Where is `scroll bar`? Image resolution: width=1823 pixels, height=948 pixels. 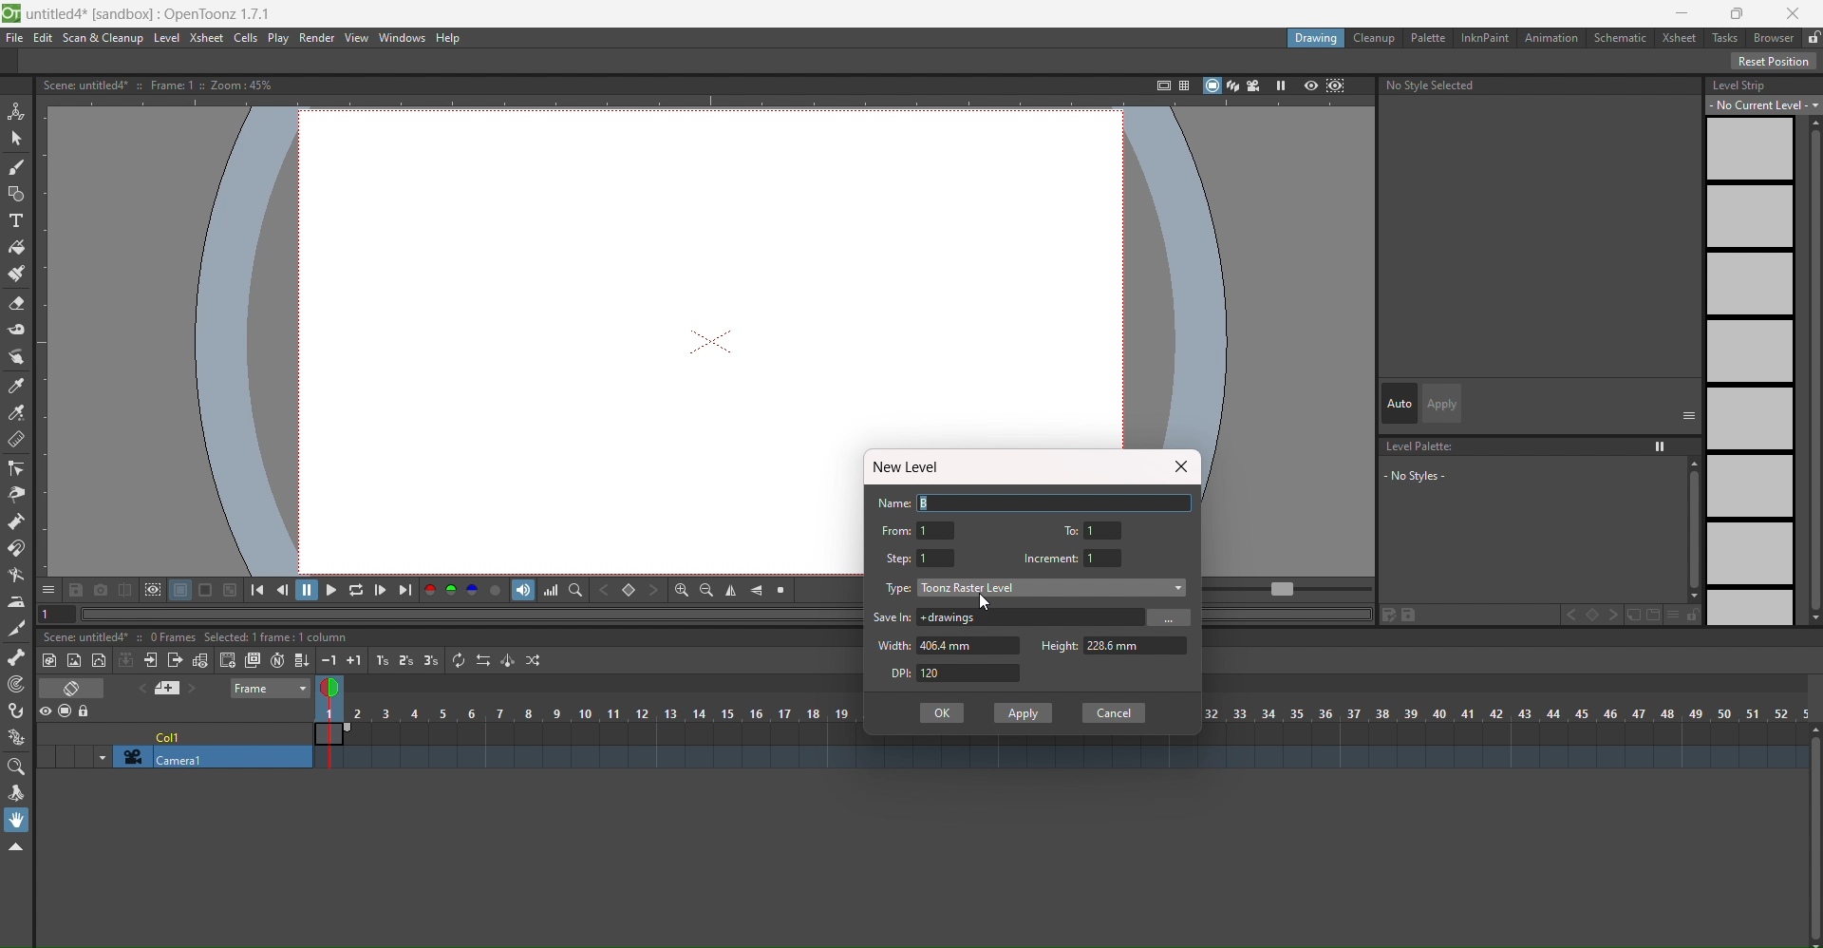 scroll bar is located at coordinates (1688, 529).